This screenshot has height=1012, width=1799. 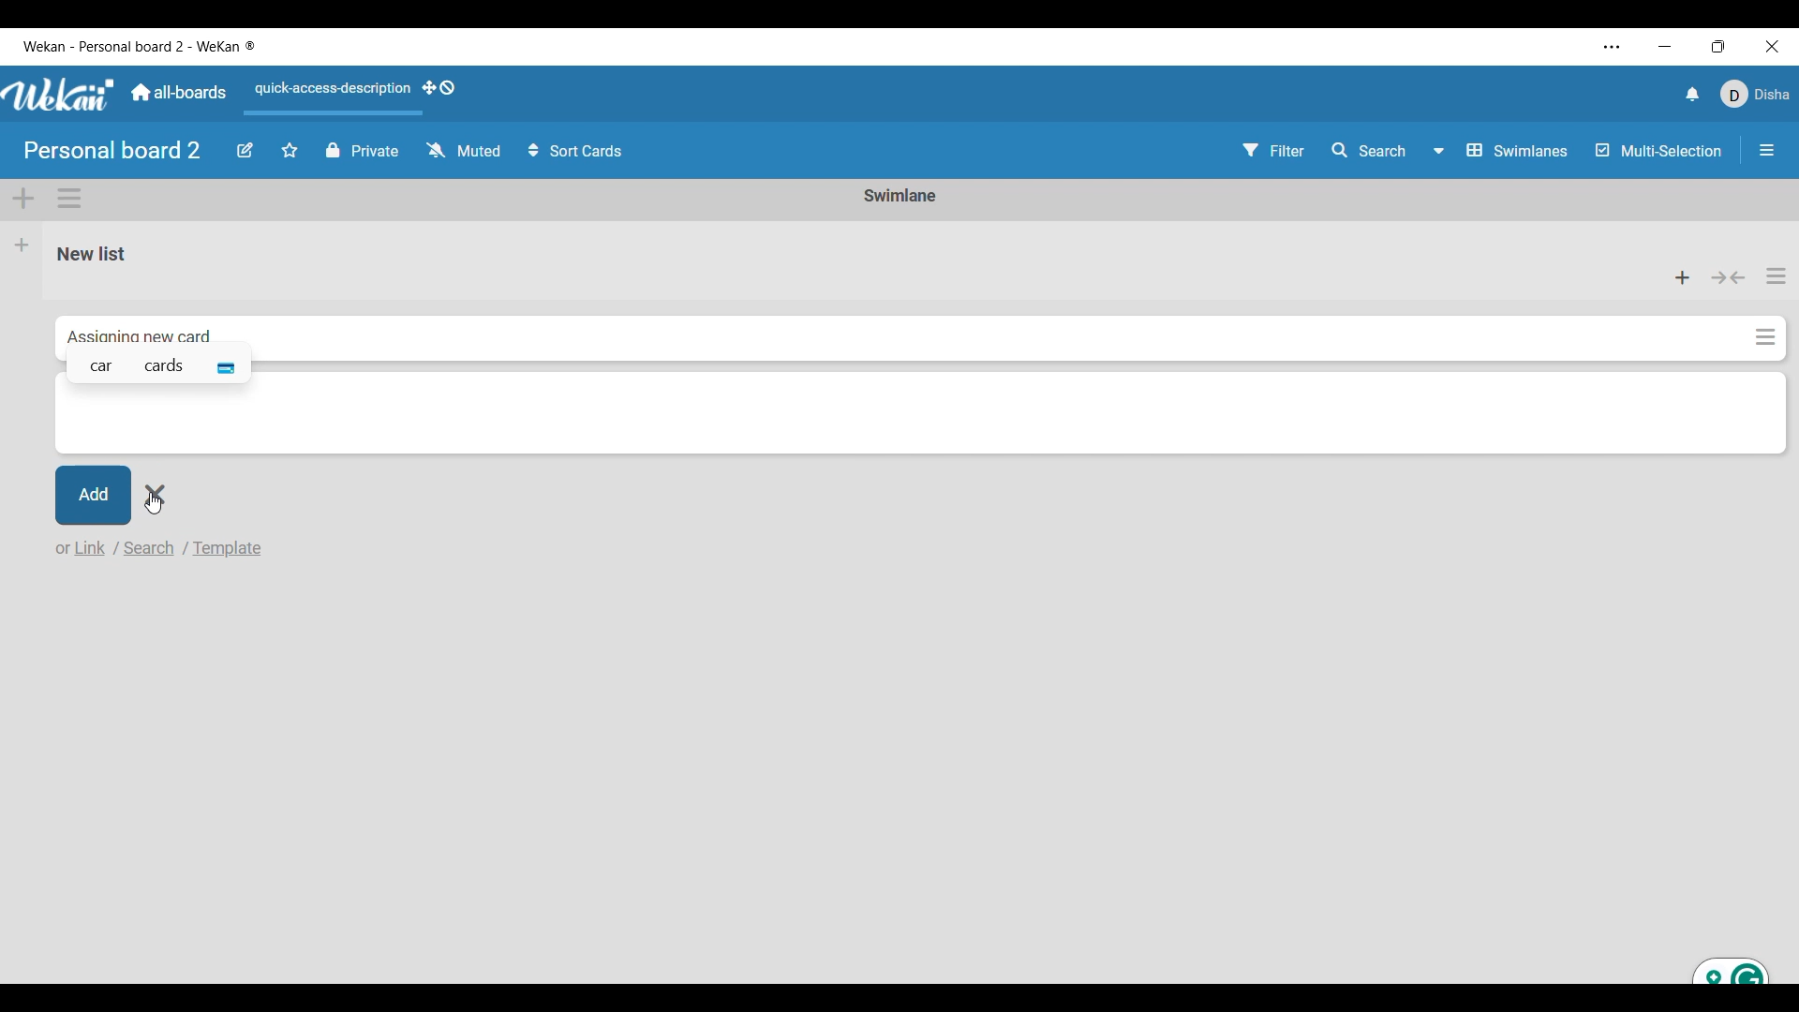 I want to click on Toggle for Multi-selection, so click(x=1659, y=150).